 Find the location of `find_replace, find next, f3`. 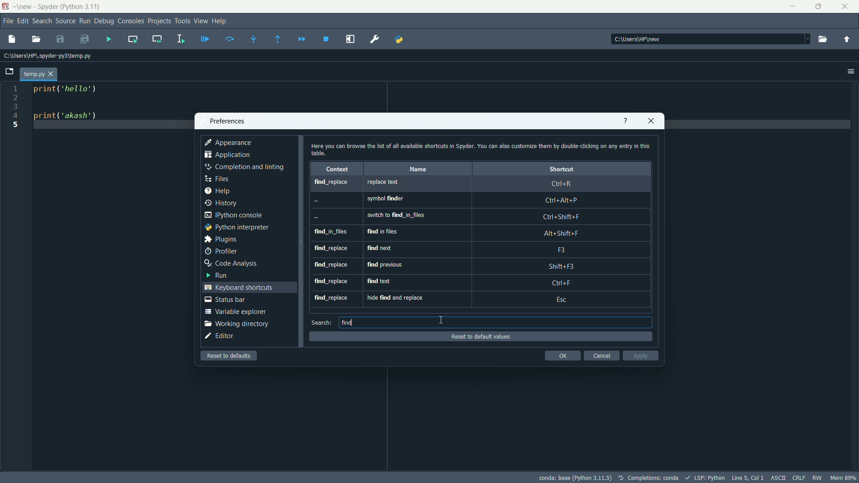

find_replace, find next, f3 is located at coordinates (474, 250).